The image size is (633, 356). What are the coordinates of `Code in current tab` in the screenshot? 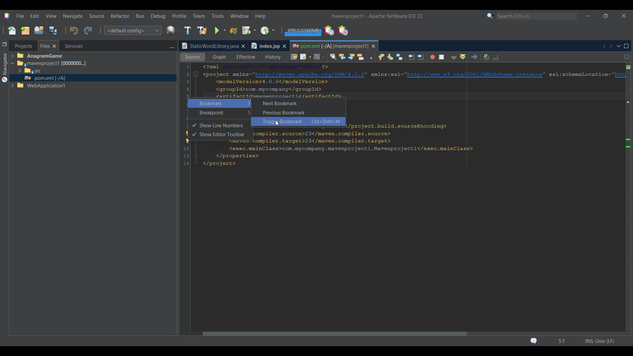 It's located at (403, 116).